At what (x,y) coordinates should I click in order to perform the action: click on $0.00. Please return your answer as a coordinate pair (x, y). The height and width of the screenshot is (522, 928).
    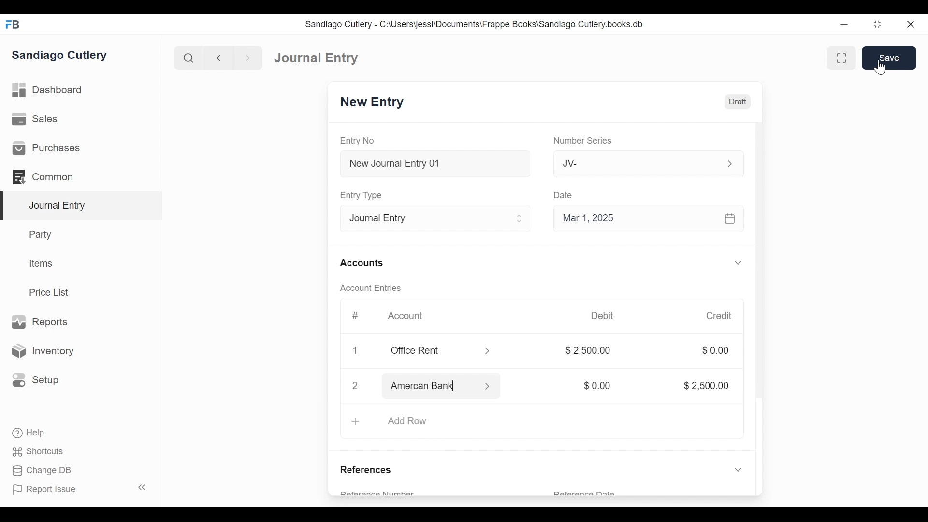
    Looking at the image, I should click on (715, 351).